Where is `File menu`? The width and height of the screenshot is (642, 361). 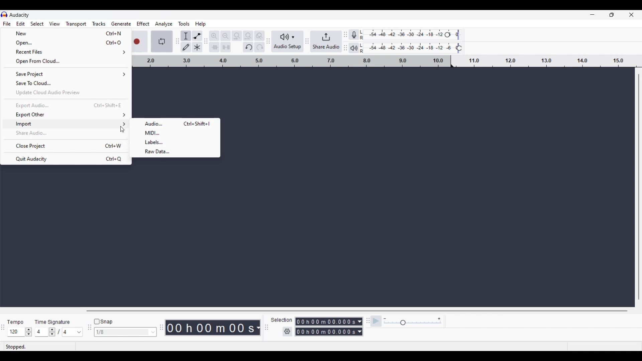
File menu is located at coordinates (7, 24).